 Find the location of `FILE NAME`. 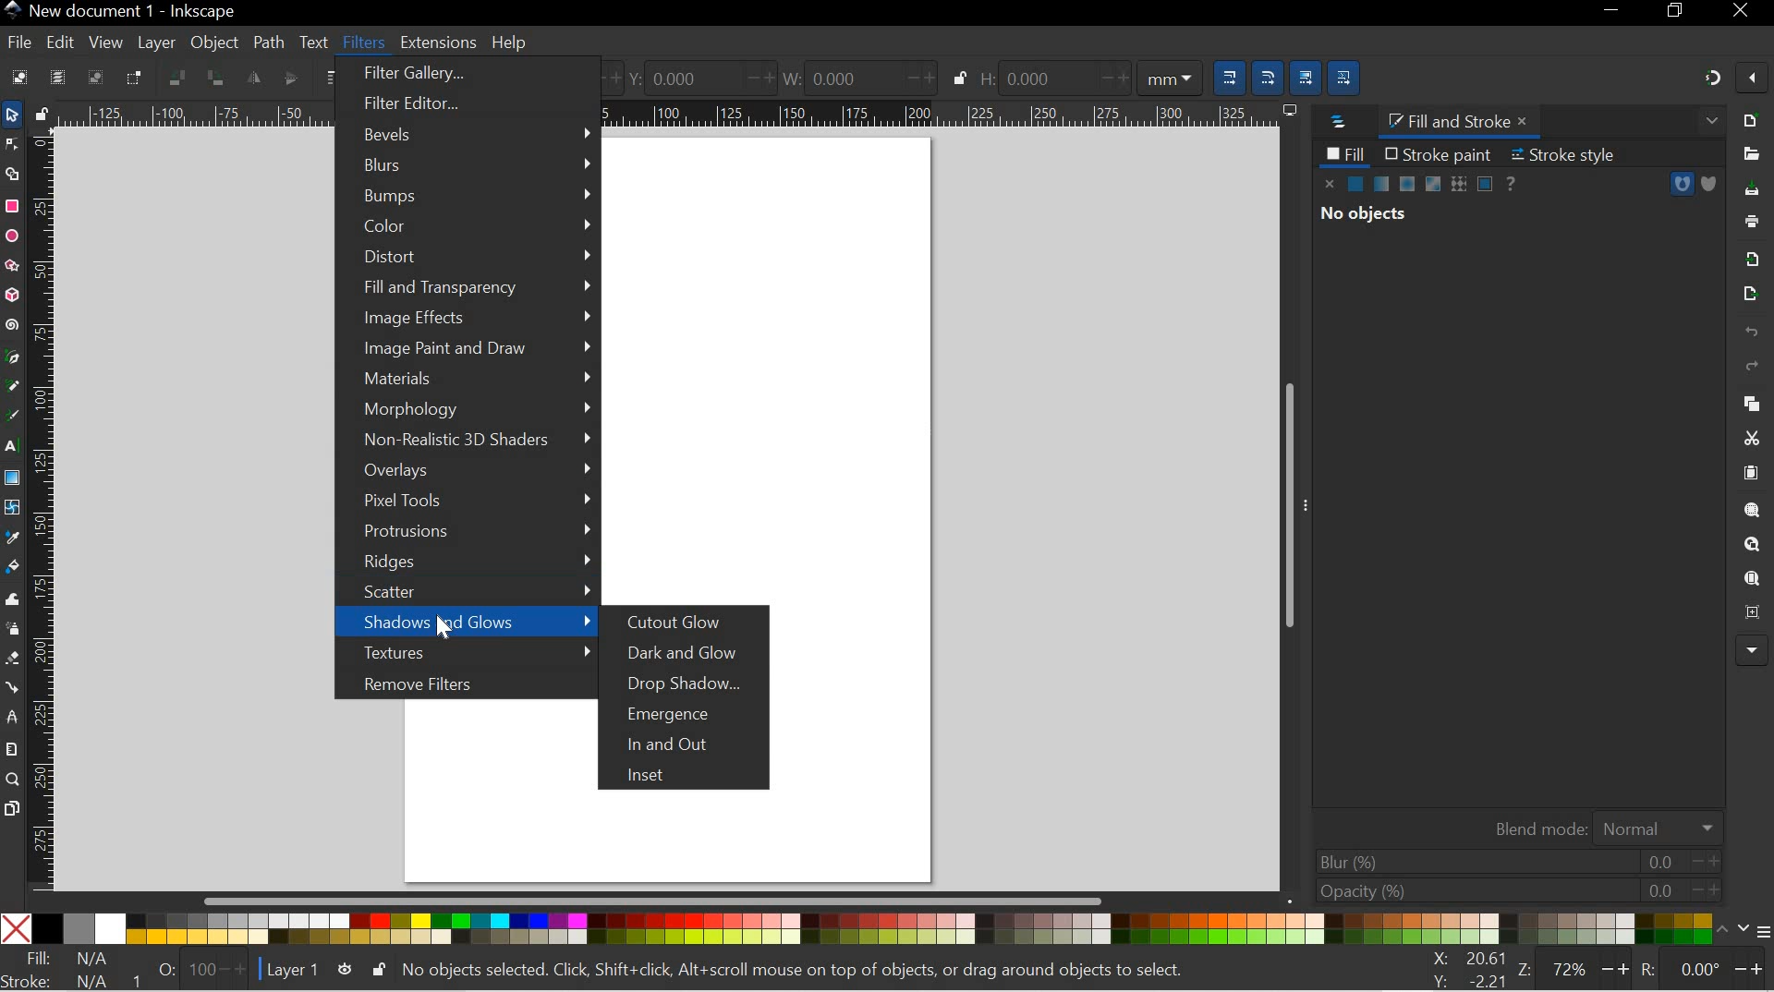

FILE NAME is located at coordinates (120, 11).